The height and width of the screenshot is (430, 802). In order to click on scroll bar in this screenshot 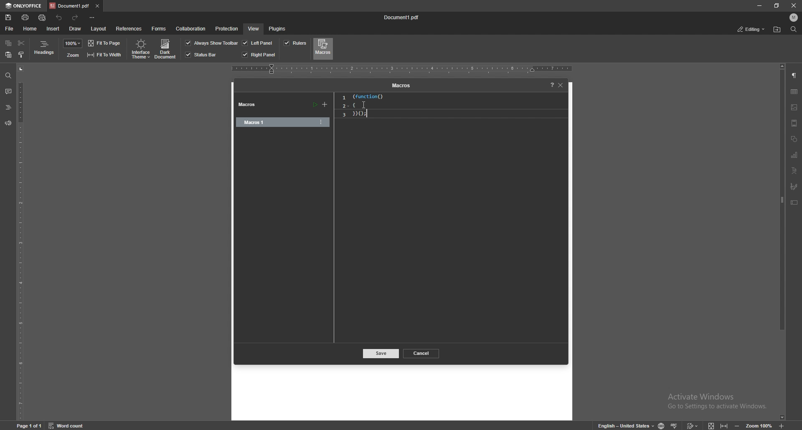, I will do `click(782, 241)`.